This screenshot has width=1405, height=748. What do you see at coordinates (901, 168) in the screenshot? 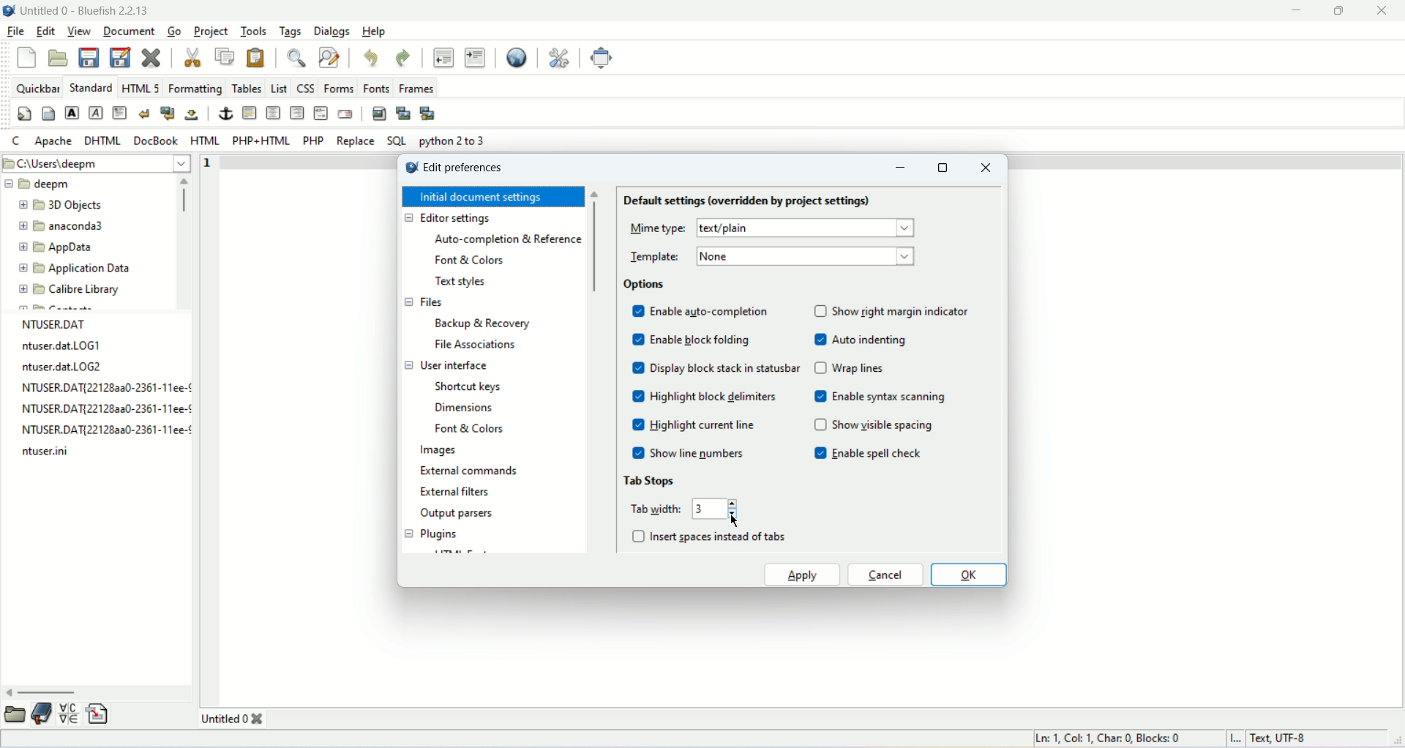
I see `minimize` at bounding box center [901, 168].